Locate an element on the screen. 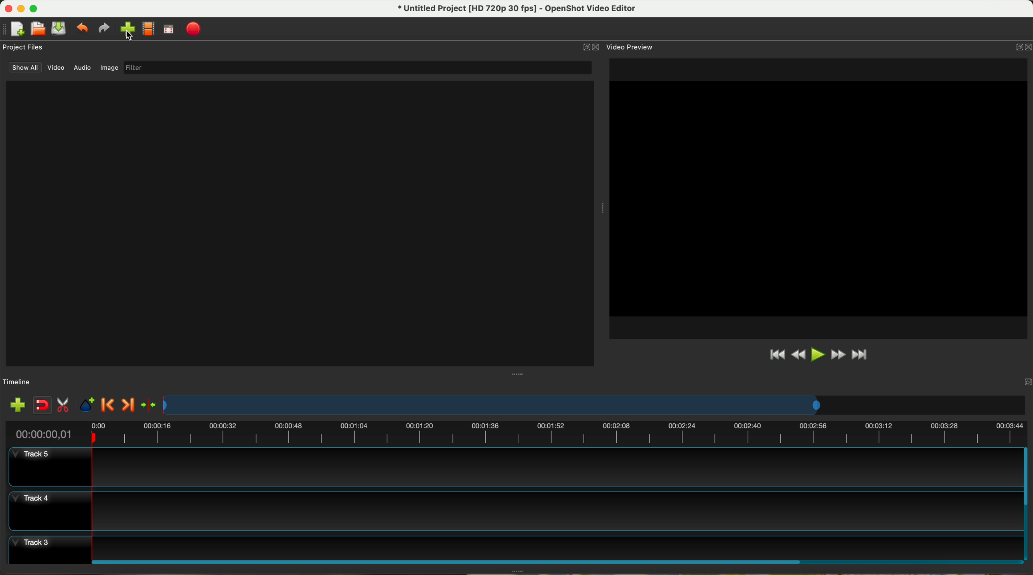 This screenshot has width=1033, height=575. center the timeline on the playhead is located at coordinates (150, 406).